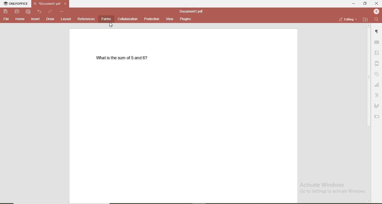  Describe the element at coordinates (36, 19) in the screenshot. I see `insert` at that location.